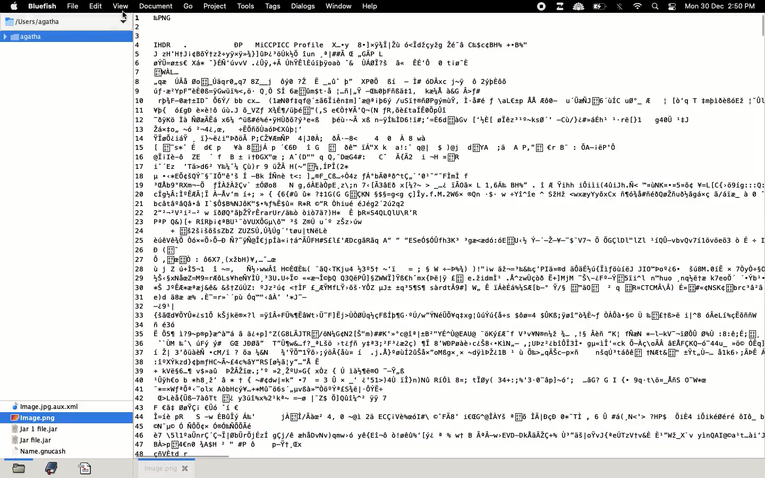 Image resolution: width=765 pixels, height=478 pixels. Describe the element at coordinates (66, 23) in the screenshot. I see `users Agatha` at that location.